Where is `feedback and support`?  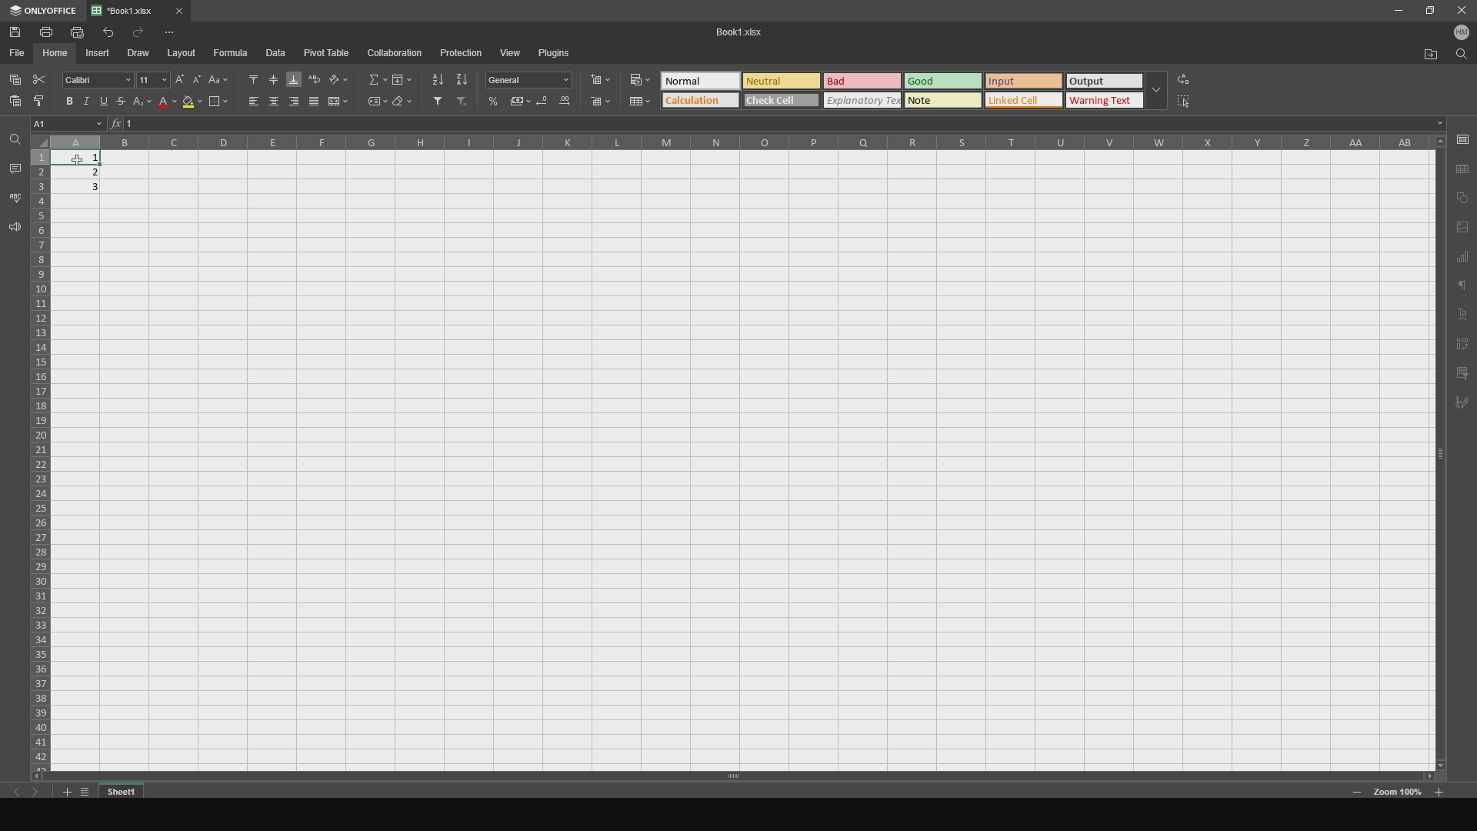 feedback and support is located at coordinates (13, 229).